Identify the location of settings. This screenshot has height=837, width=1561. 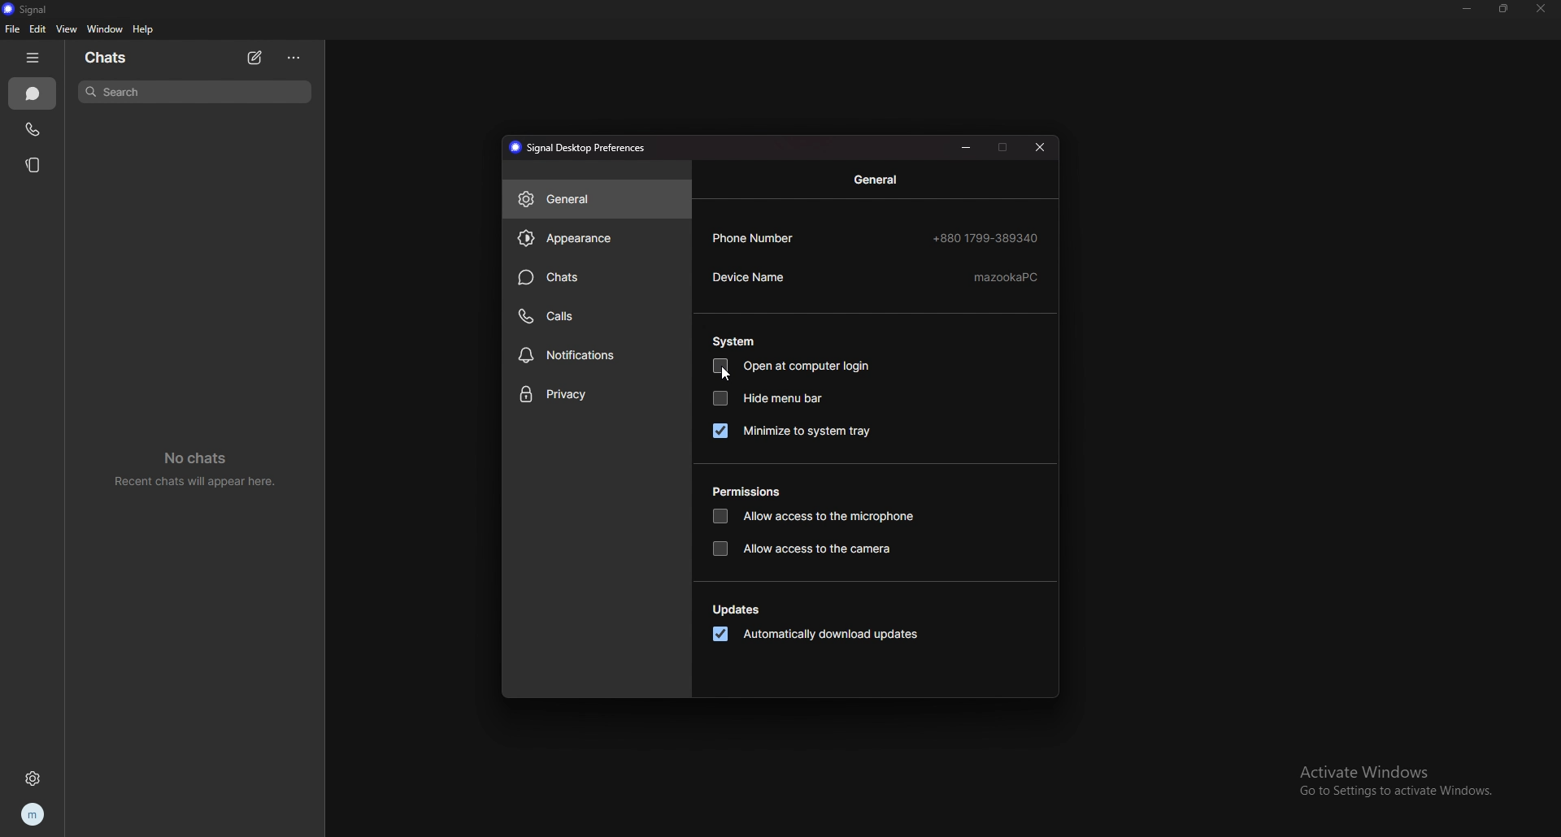
(35, 778).